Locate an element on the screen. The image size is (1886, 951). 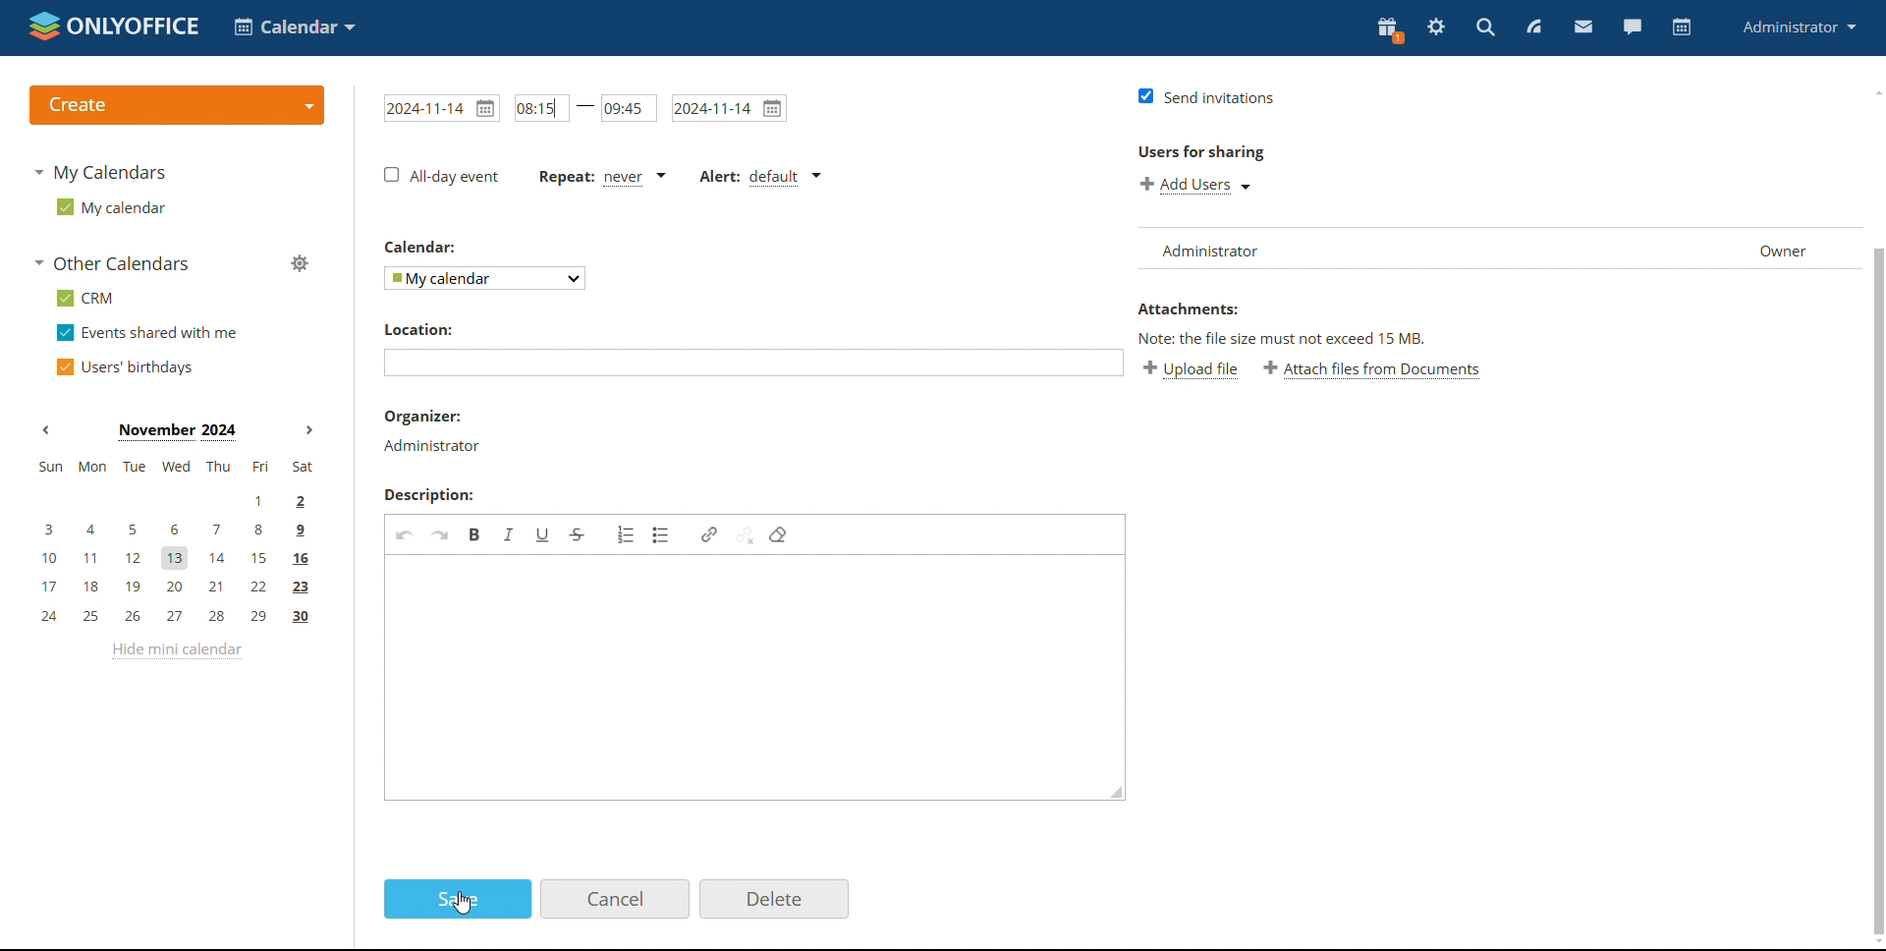
Add description is located at coordinates (753, 678).